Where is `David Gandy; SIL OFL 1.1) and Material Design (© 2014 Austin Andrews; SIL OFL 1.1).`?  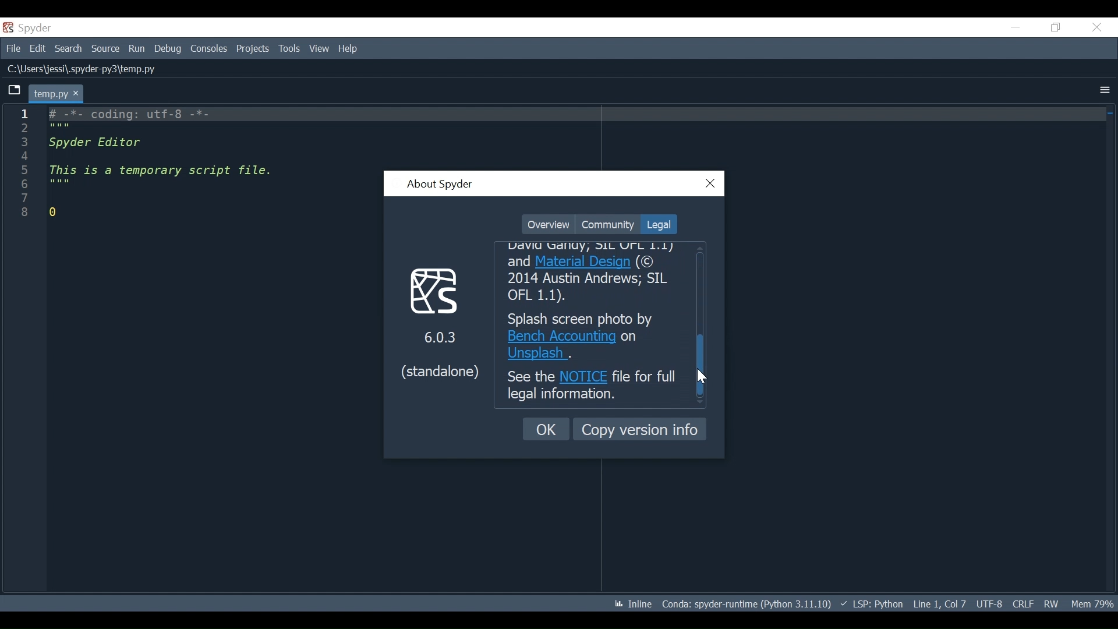 David Gandy; SIL OFL 1.1) and Material Design (© 2014 Austin Andrews; SIL OFL 1.1). is located at coordinates (595, 274).